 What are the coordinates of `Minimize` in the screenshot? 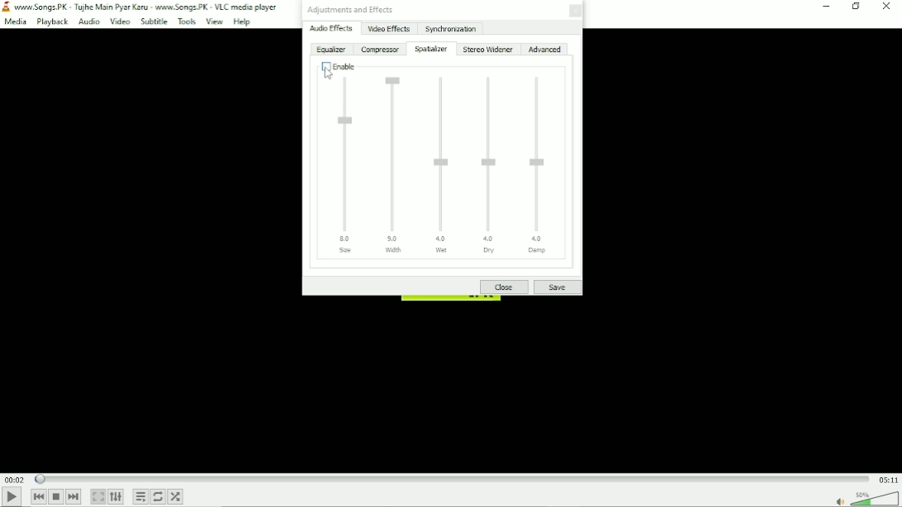 It's located at (826, 7).